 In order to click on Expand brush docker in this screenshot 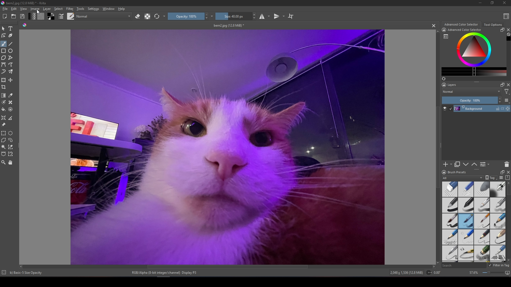, I will do `click(501, 172)`.